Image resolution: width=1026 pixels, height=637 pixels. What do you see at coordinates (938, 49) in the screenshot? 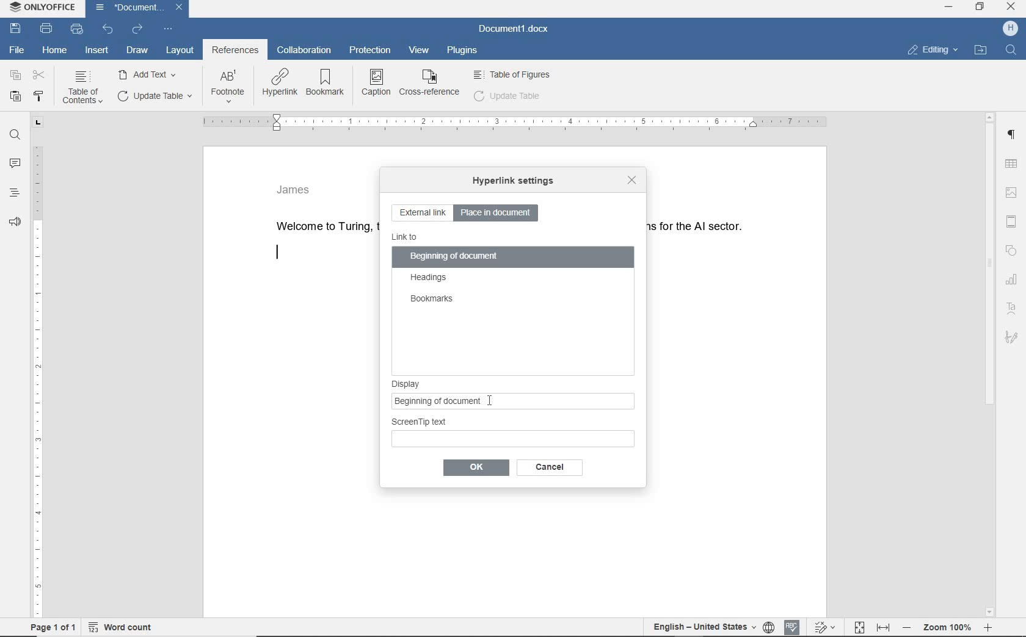
I see `Editing` at bounding box center [938, 49].